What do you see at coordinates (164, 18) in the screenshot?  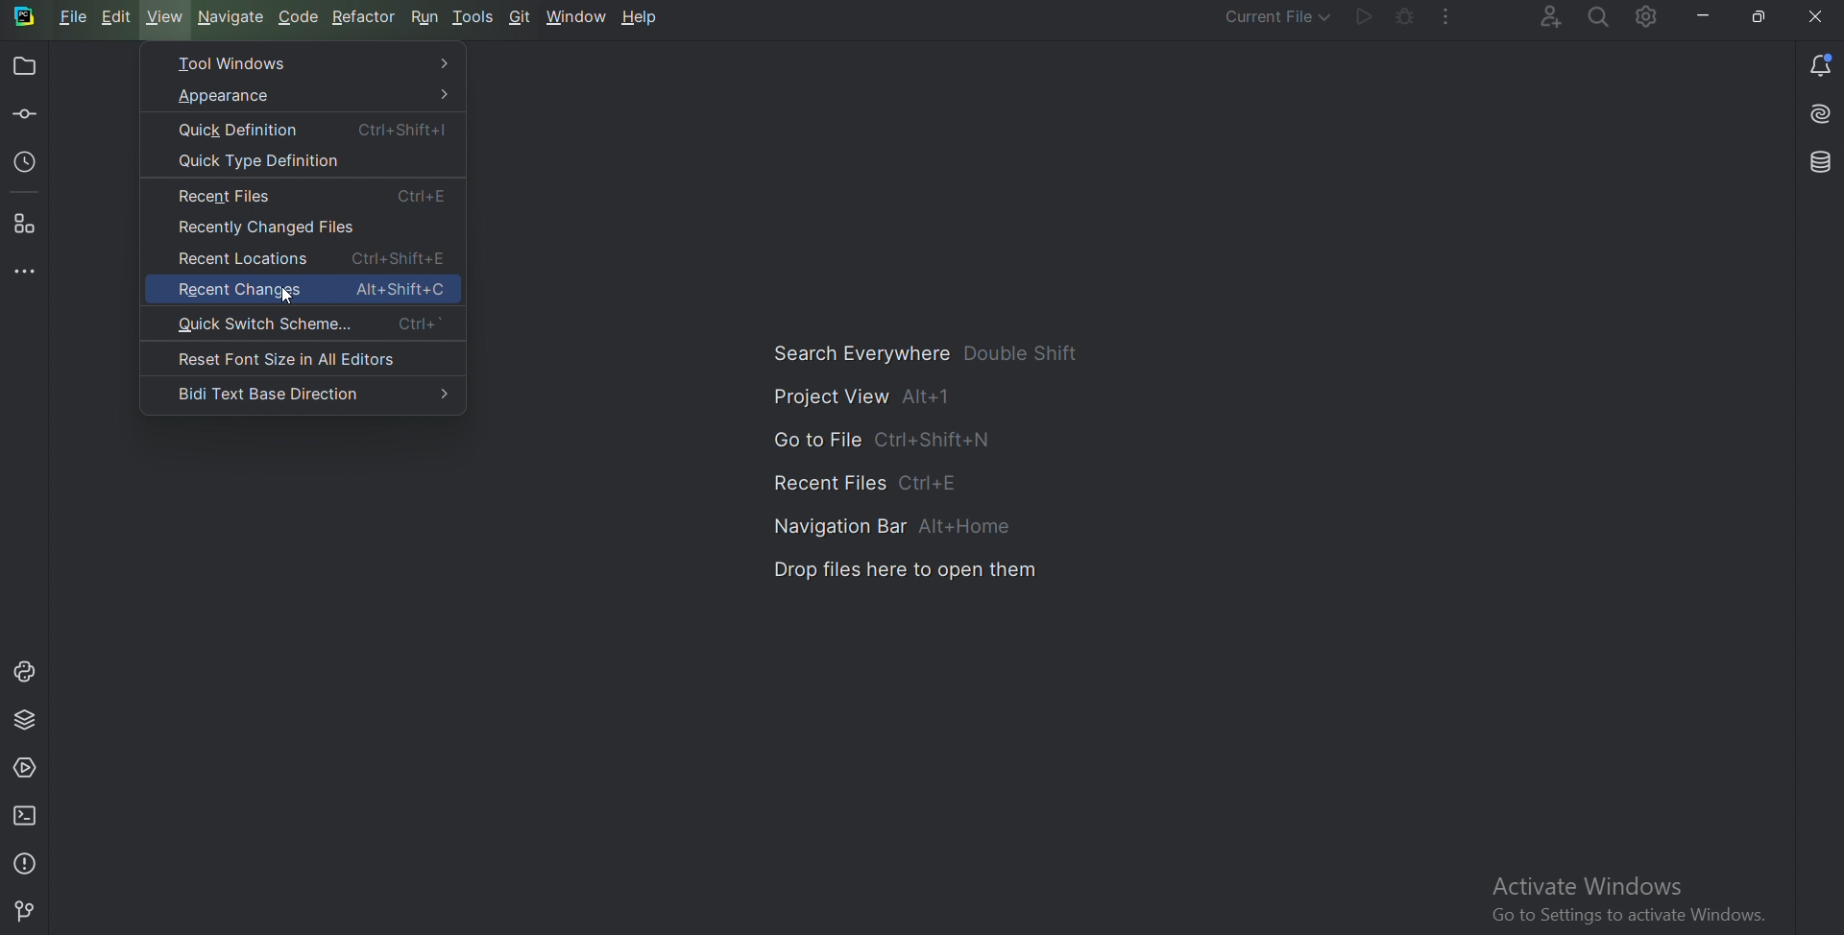 I see `view` at bounding box center [164, 18].